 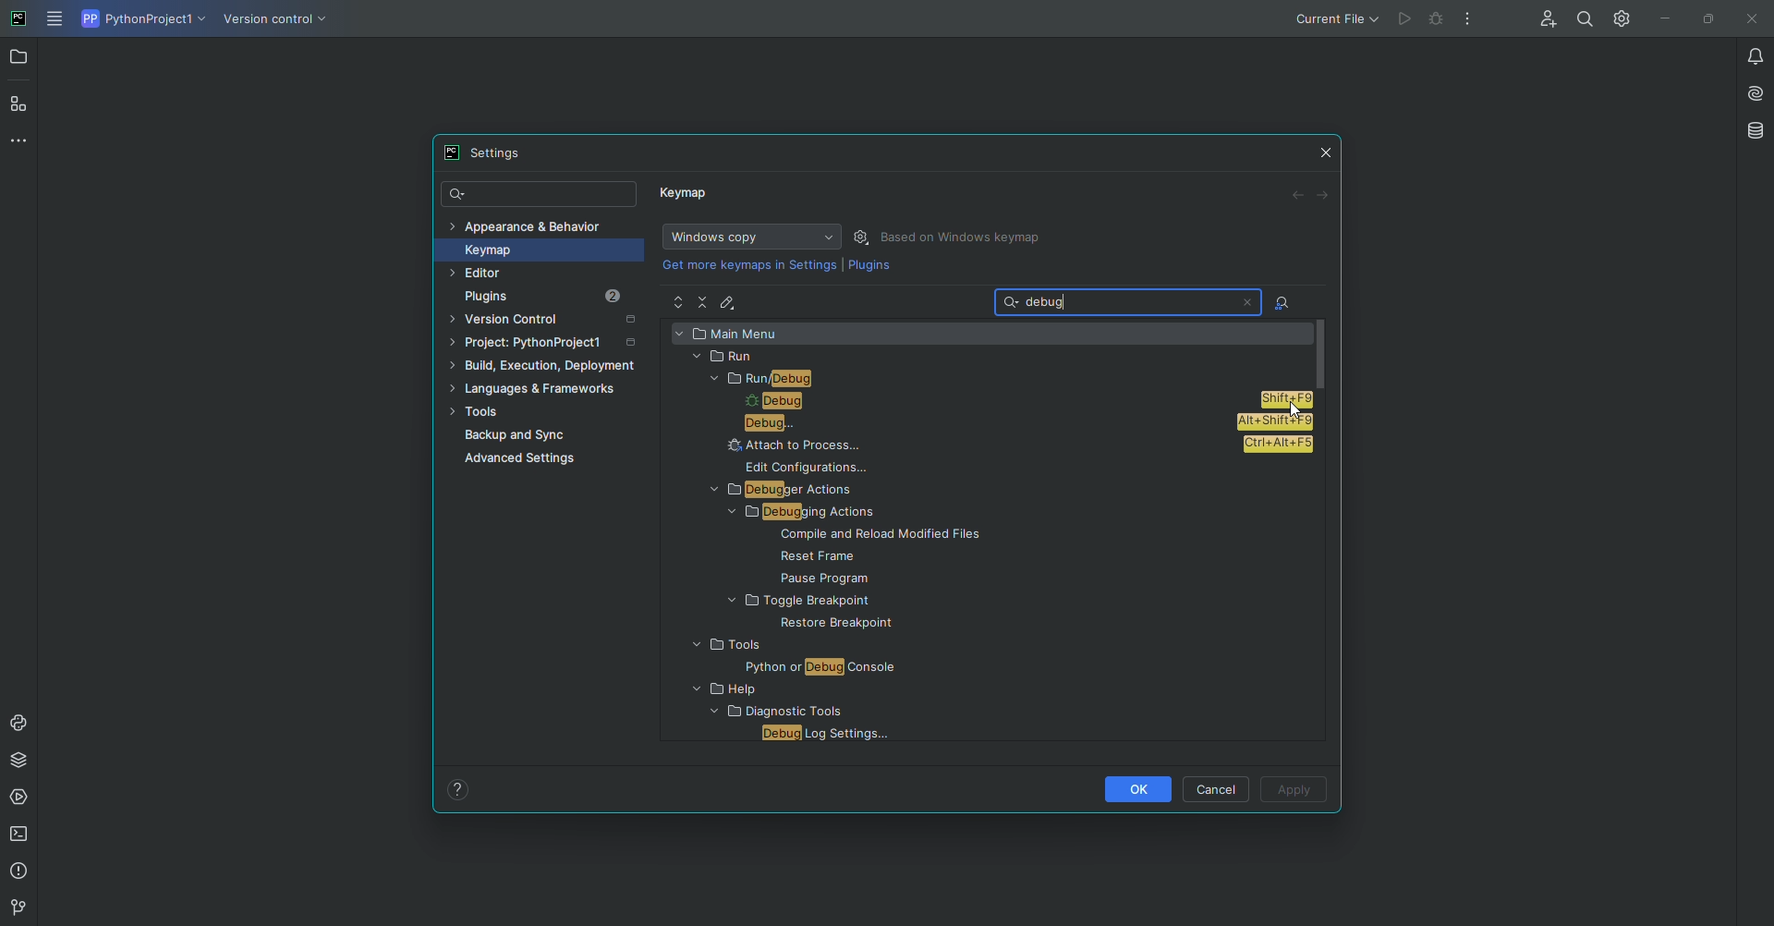 I want to click on Python project, so click(x=141, y=19).